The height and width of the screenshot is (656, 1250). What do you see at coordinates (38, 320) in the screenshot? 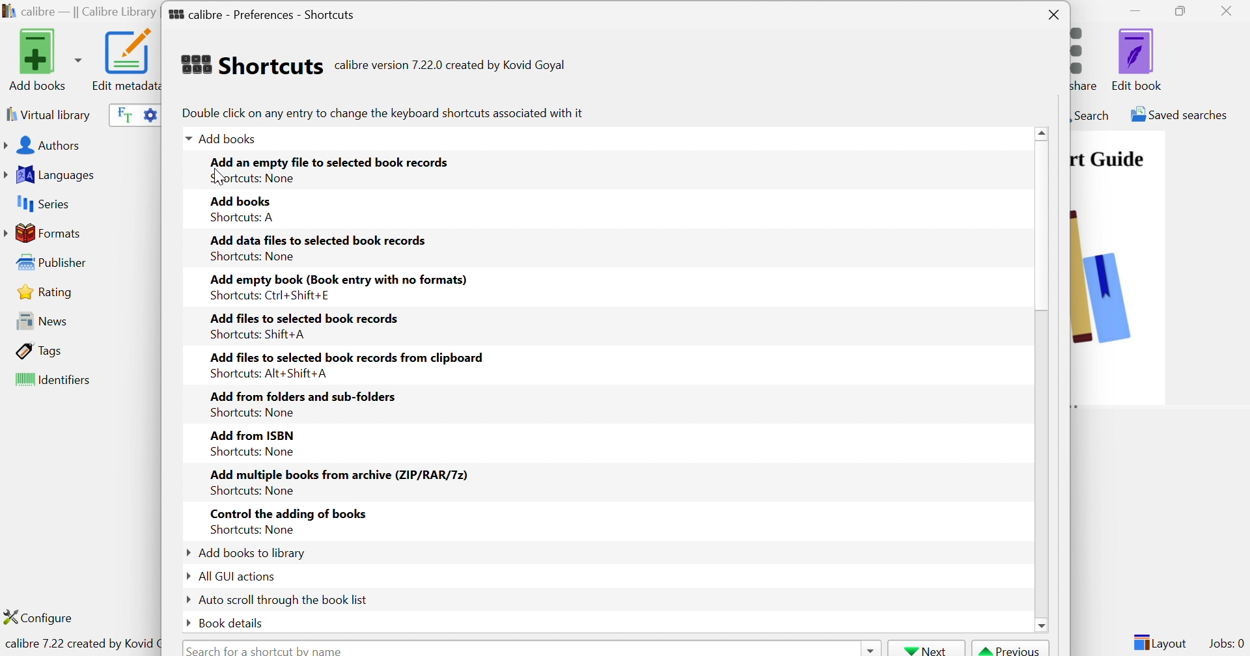
I see `News` at bounding box center [38, 320].